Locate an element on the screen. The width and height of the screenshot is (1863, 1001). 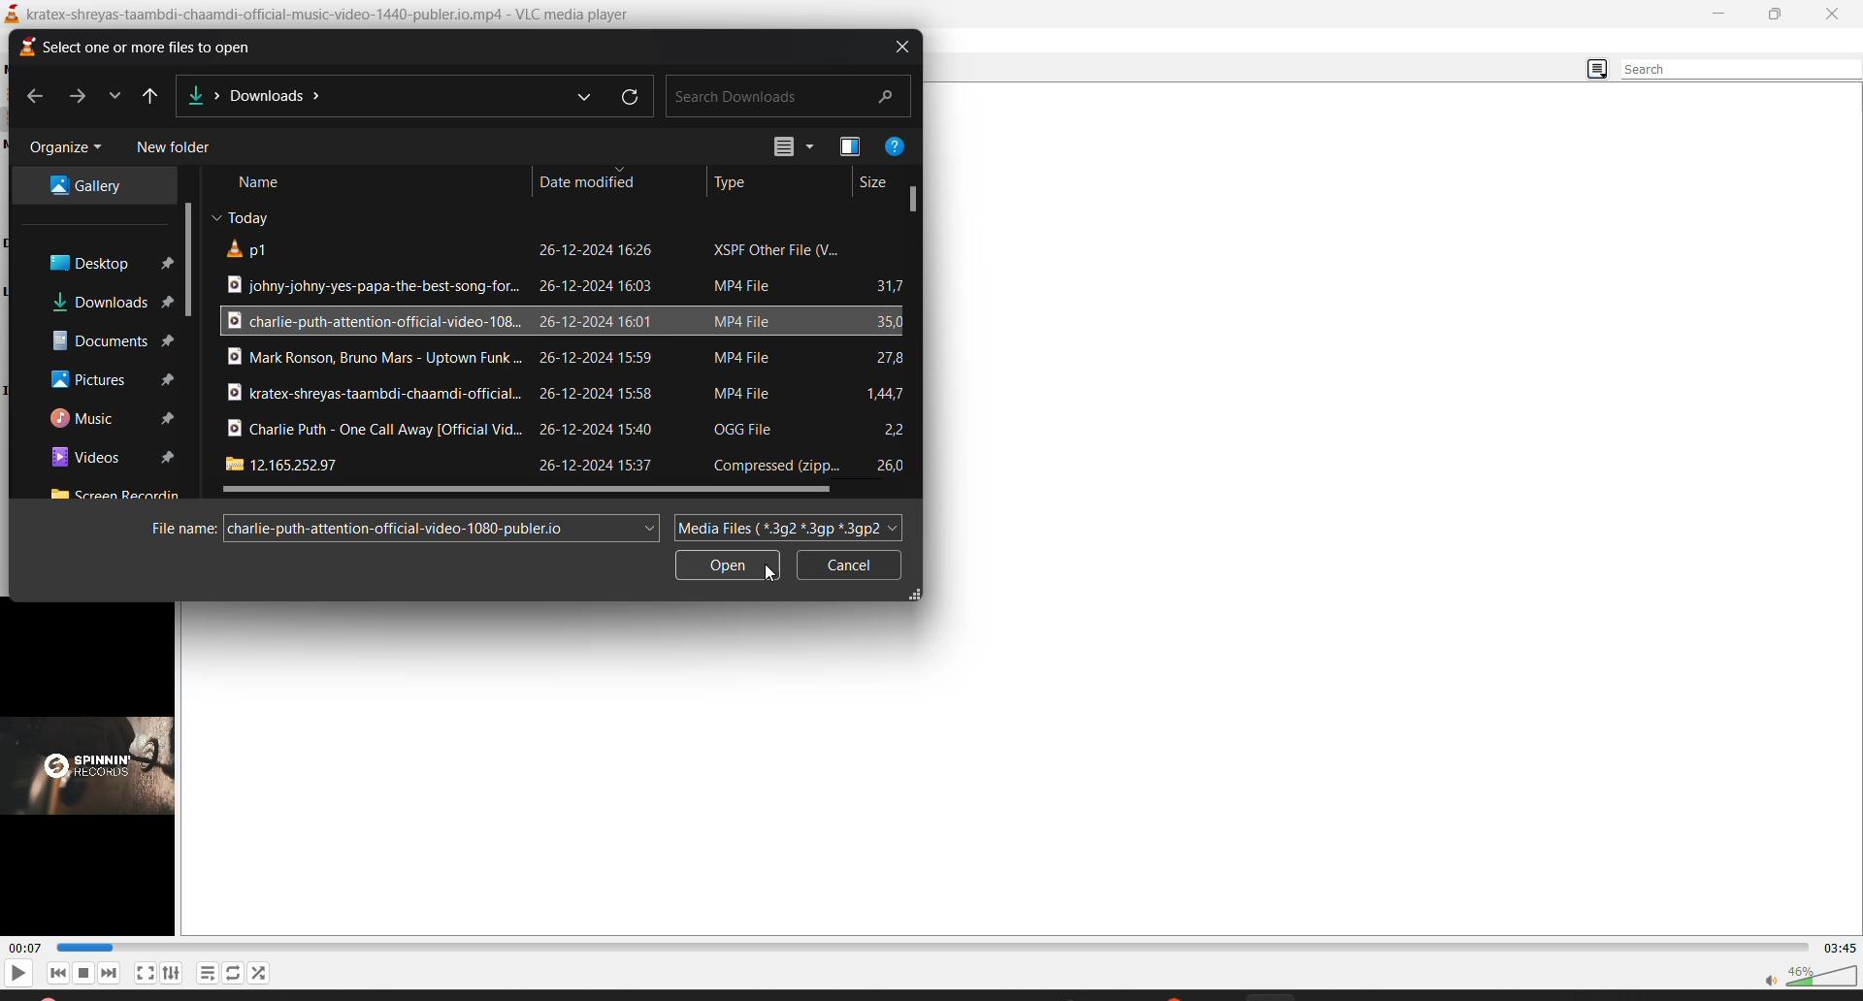
change view is located at coordinates (848, 148).